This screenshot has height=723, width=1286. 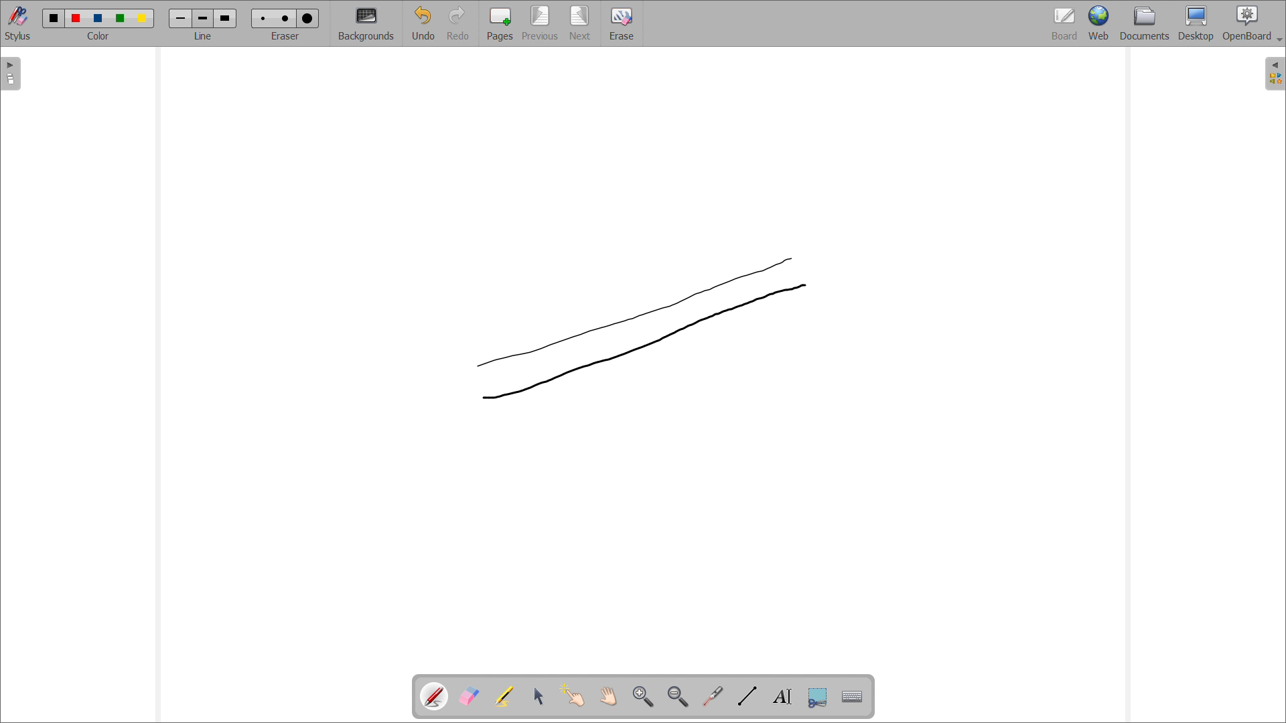 I want to click on open pages view, so click(x=11, y=74).